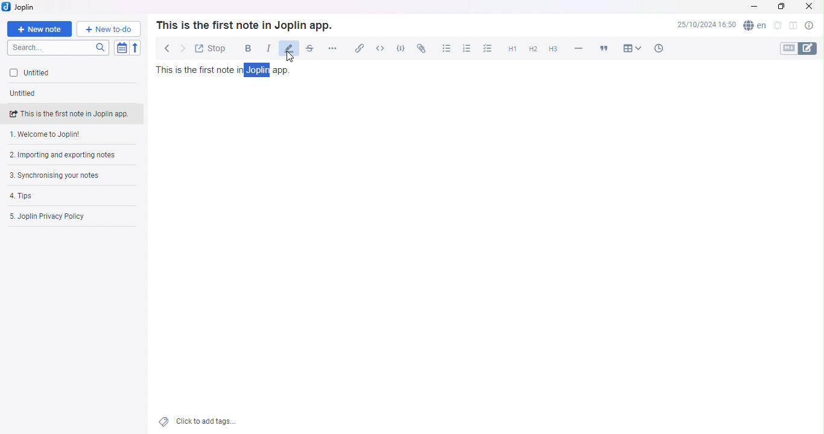  What do you see at coordinates (578, 48) in the screenshot?
I see `Horizontal line` at bounding box center [578, 48].